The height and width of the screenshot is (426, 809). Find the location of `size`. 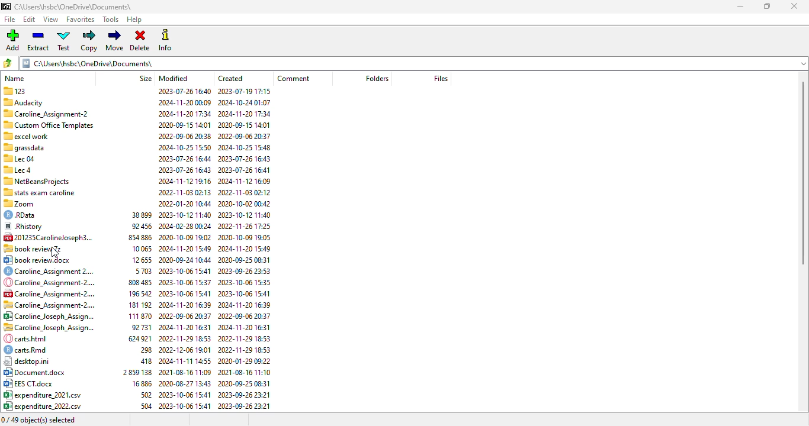

size is located at coordinates (137, 311).